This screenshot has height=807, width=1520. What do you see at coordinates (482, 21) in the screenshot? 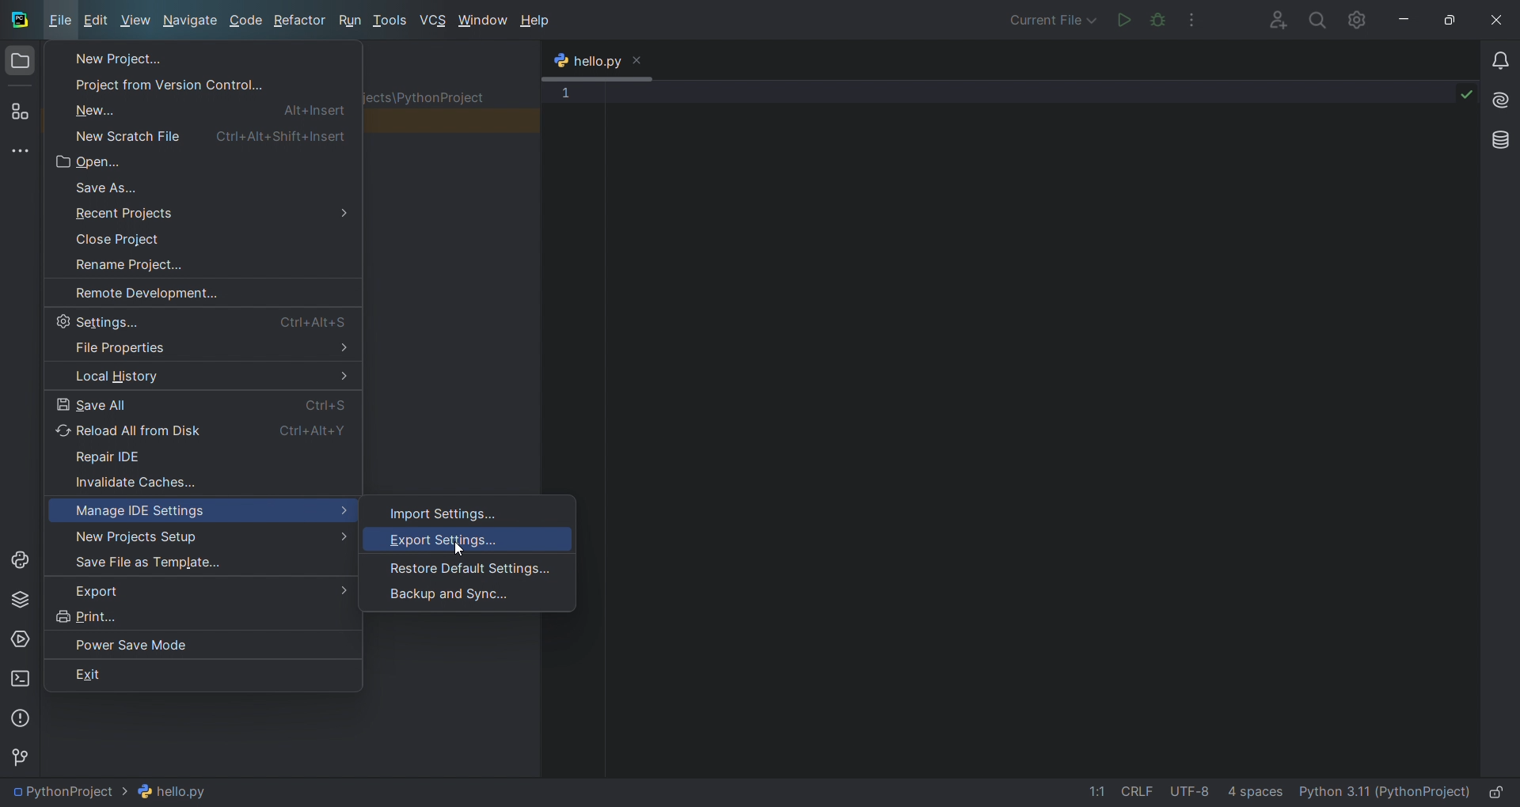
I see `window` at bounding box center [482, 21].